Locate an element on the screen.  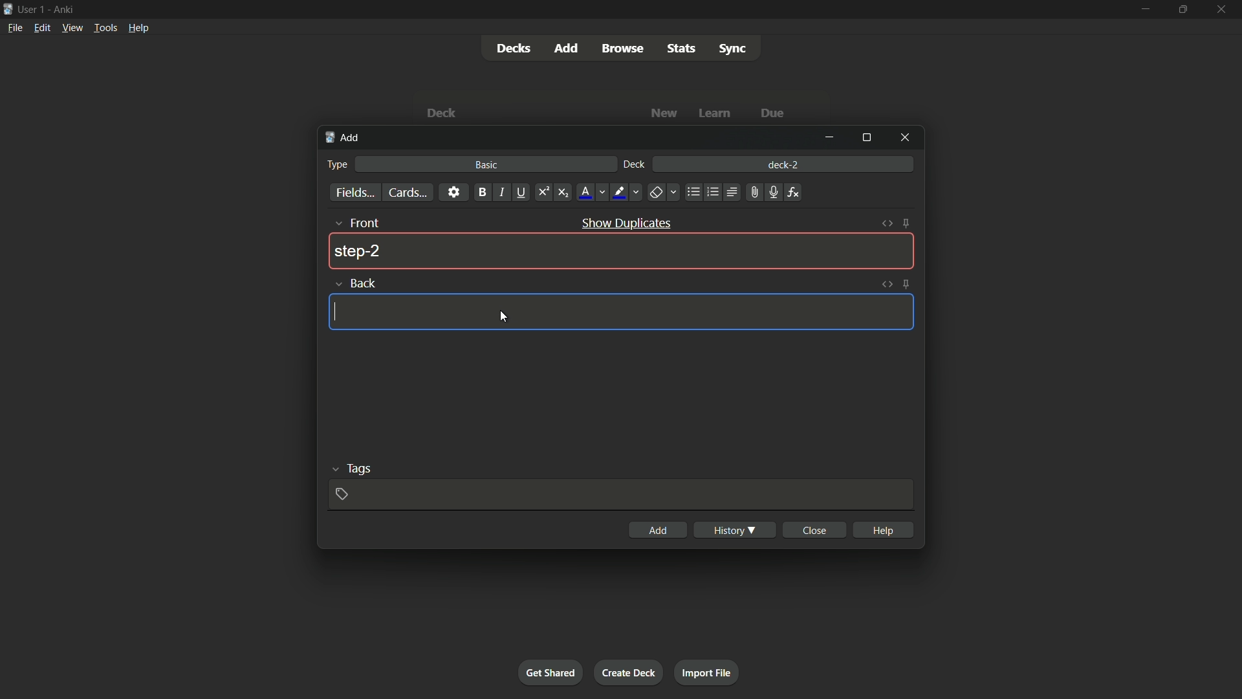
history is located at coordinates (735, 529).